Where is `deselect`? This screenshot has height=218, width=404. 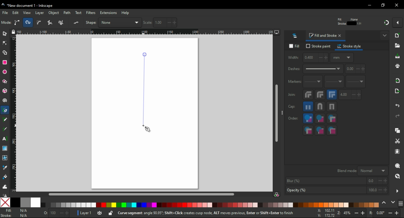
deselect is located at coordinates (29, 22).